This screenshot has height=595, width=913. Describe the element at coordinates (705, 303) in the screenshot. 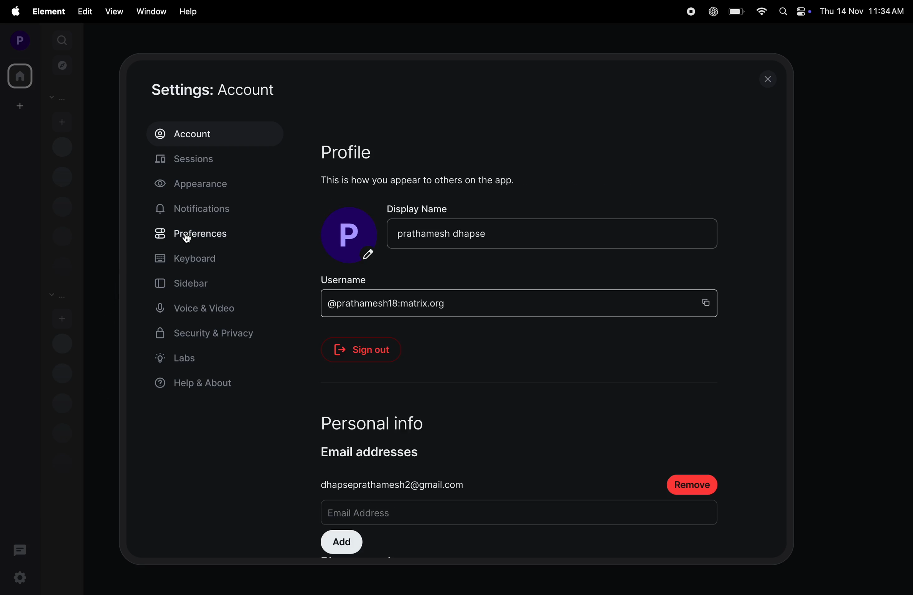

I see `copy` at that location.